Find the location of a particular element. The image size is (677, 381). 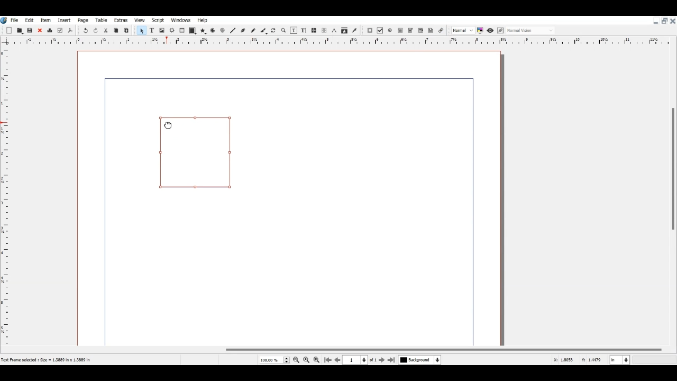

Preview mode is located at coordinates (490, 30).